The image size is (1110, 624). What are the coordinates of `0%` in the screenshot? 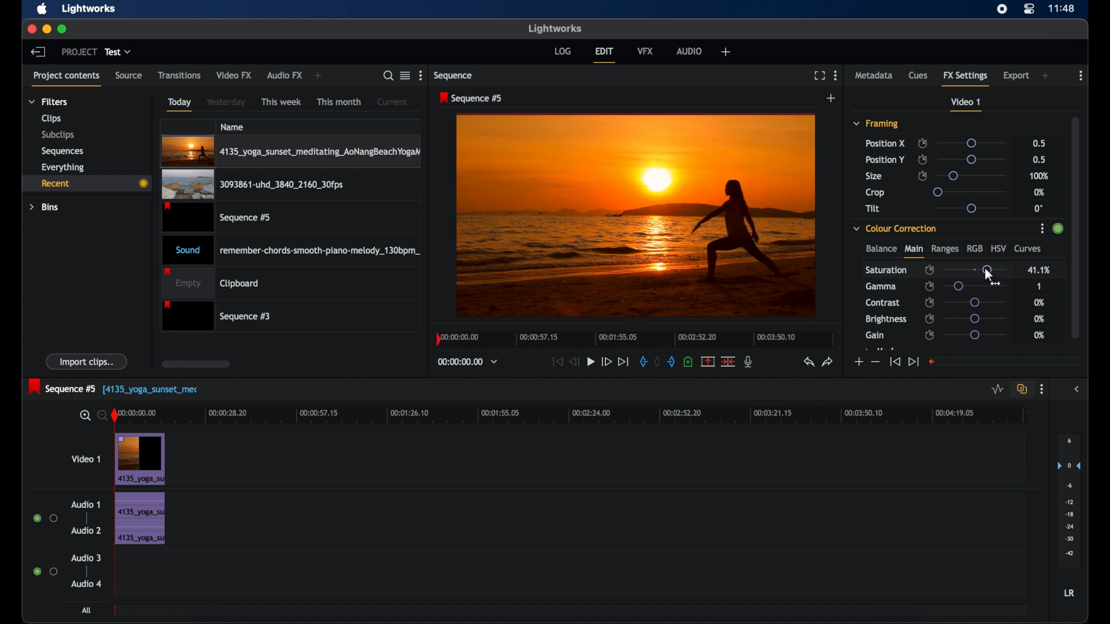 It's located at (1039, 335).